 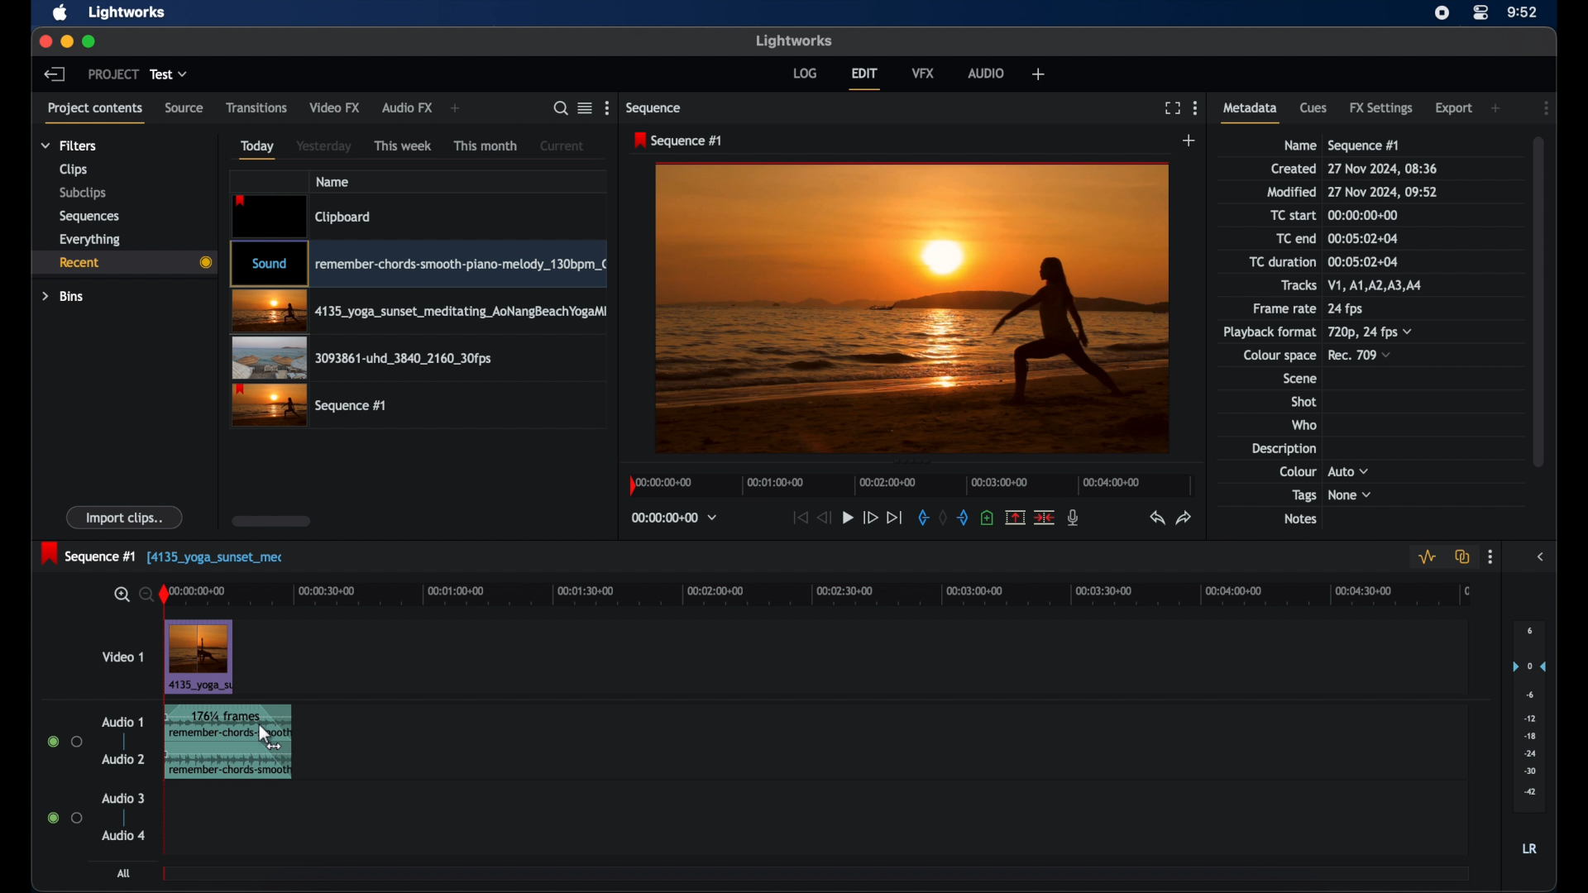 What do you see at coordinates (1299, 146) in the screenshot?
I see `name` at bounding box center [1299, 146].